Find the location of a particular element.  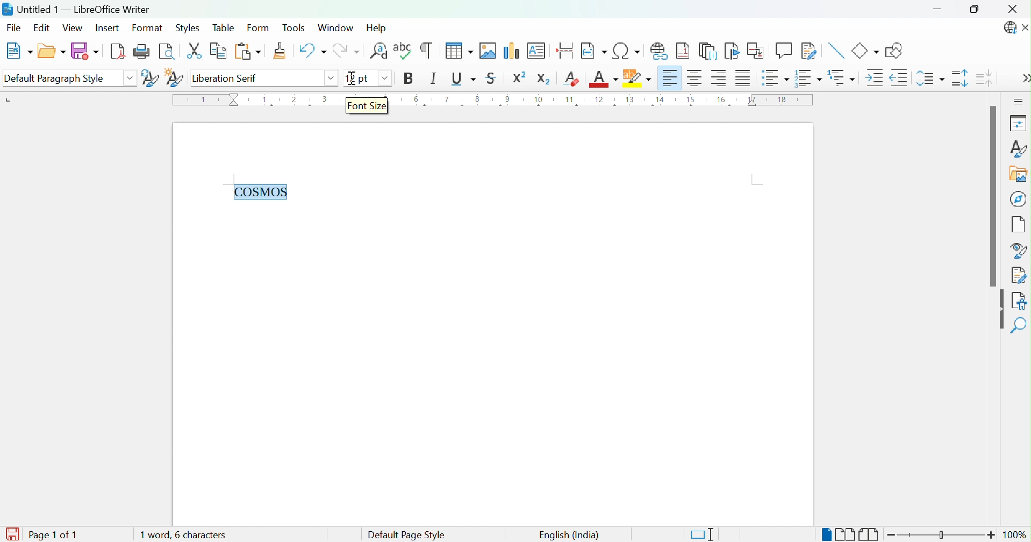

Decrease Indent is located at coordinates (899, 79).